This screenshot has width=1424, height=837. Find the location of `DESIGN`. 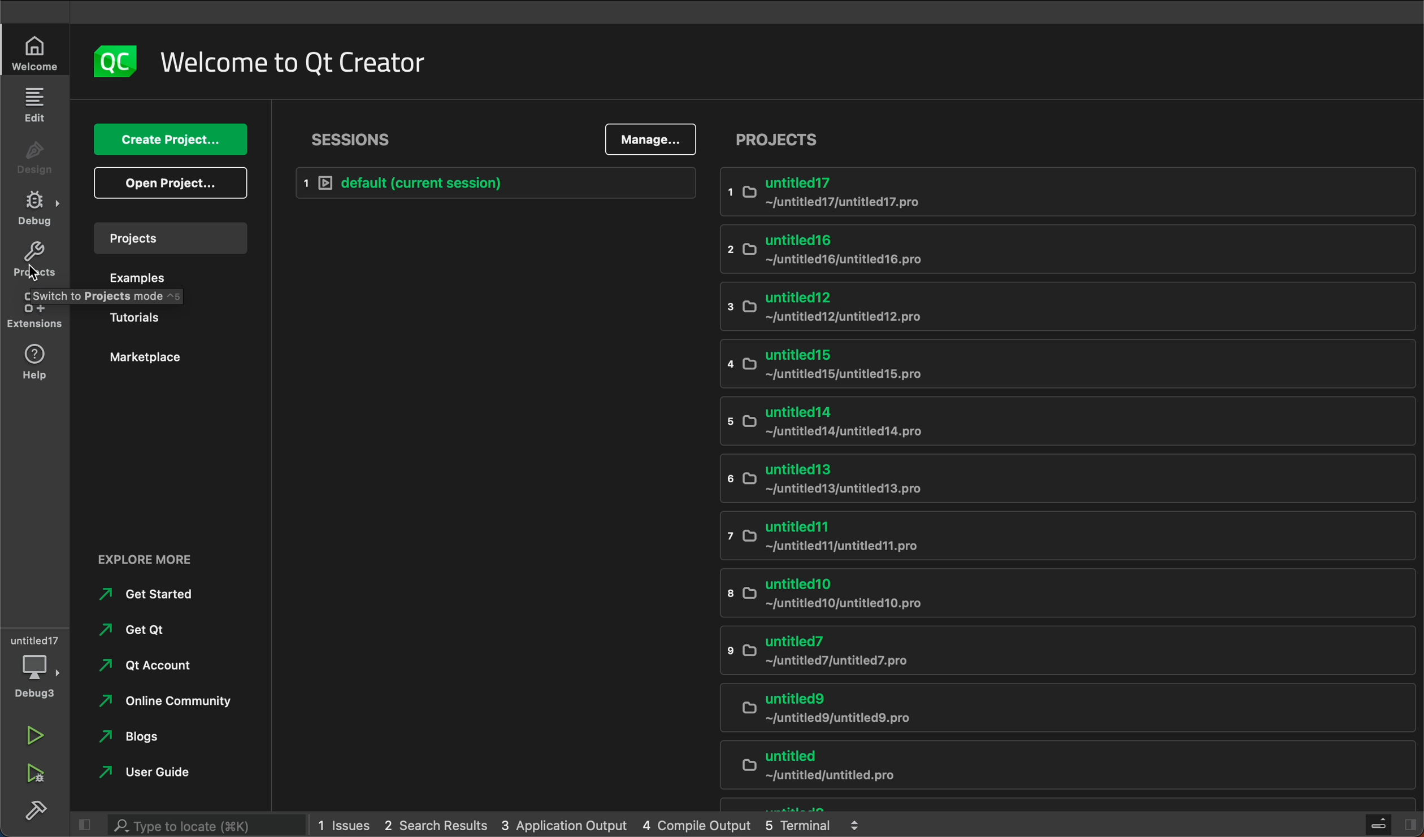

DESIGN is located at coordinates (33, 152).